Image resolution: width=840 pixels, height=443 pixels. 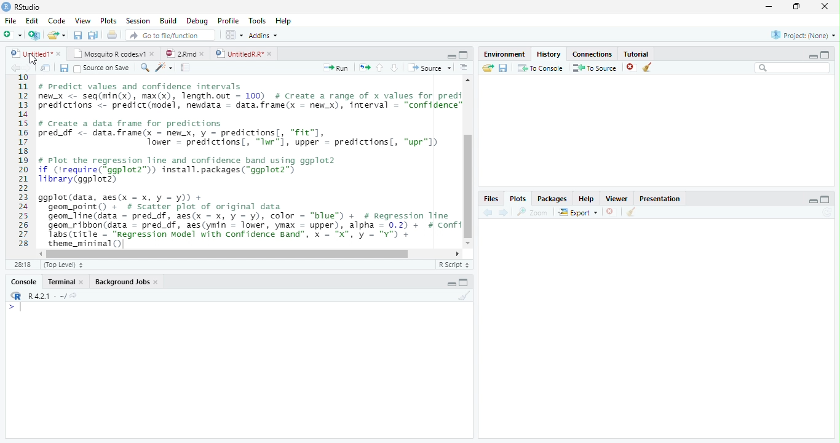 I want to click on Project (None), so click(x=804, y=34).